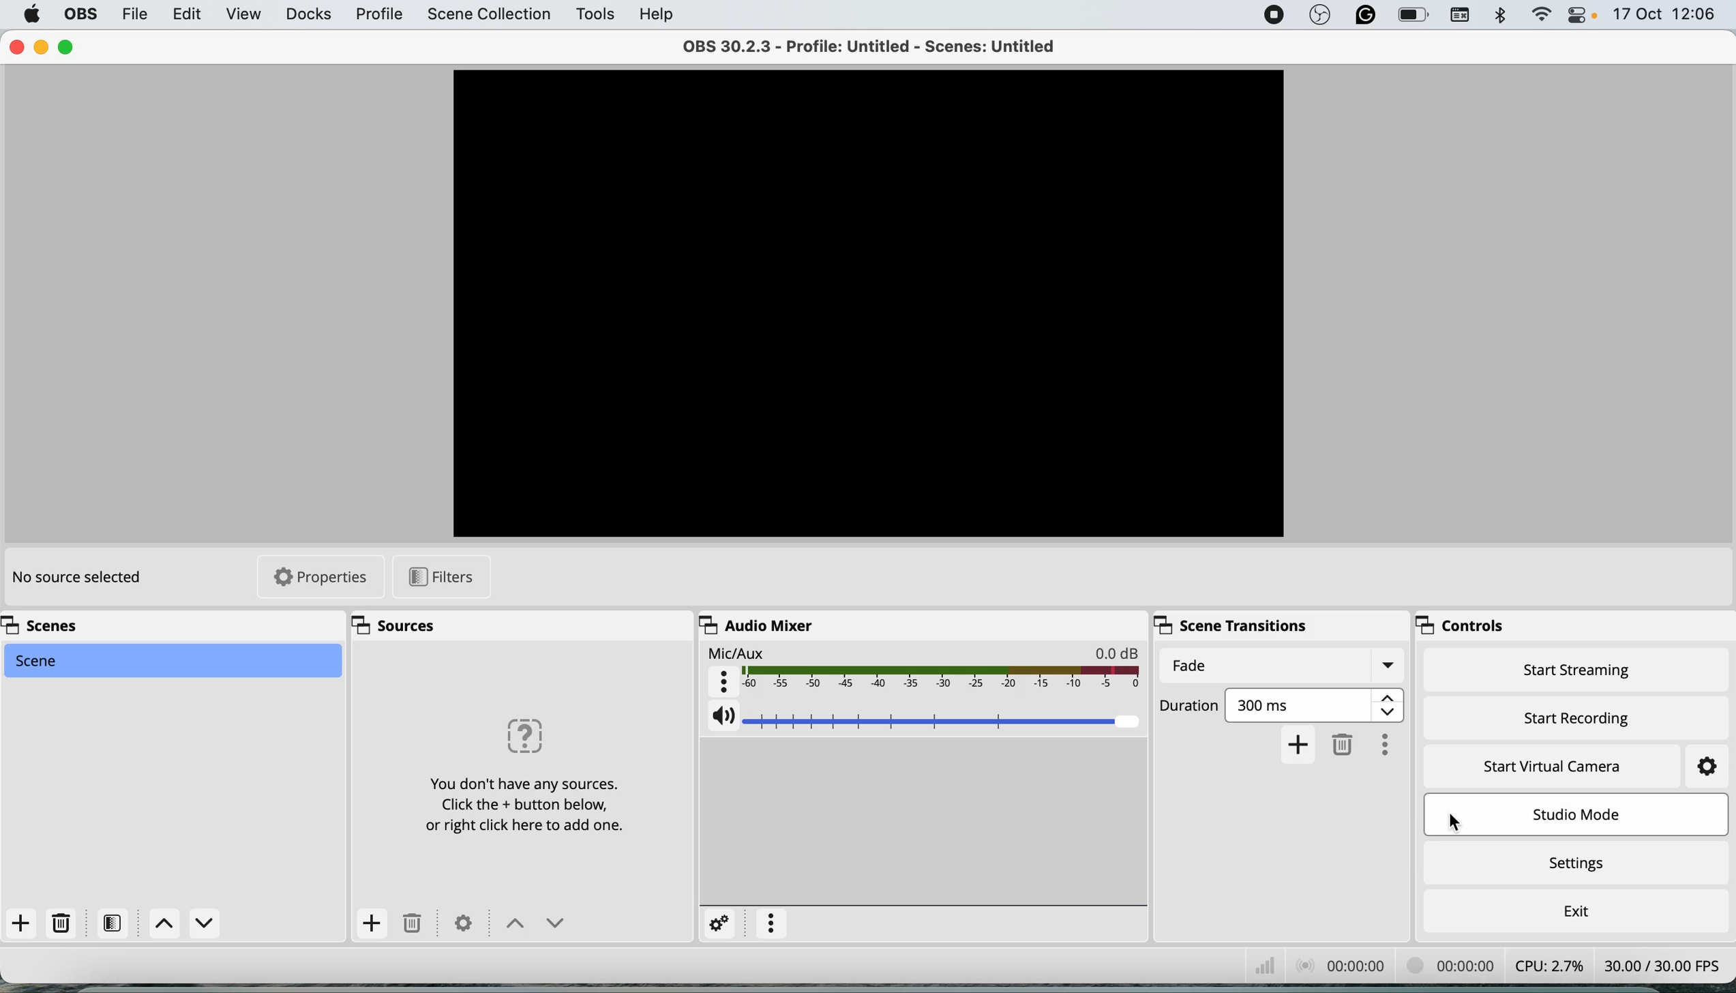 The image size is (1736, 993). I want to click on add transition, so click(1301, 744).